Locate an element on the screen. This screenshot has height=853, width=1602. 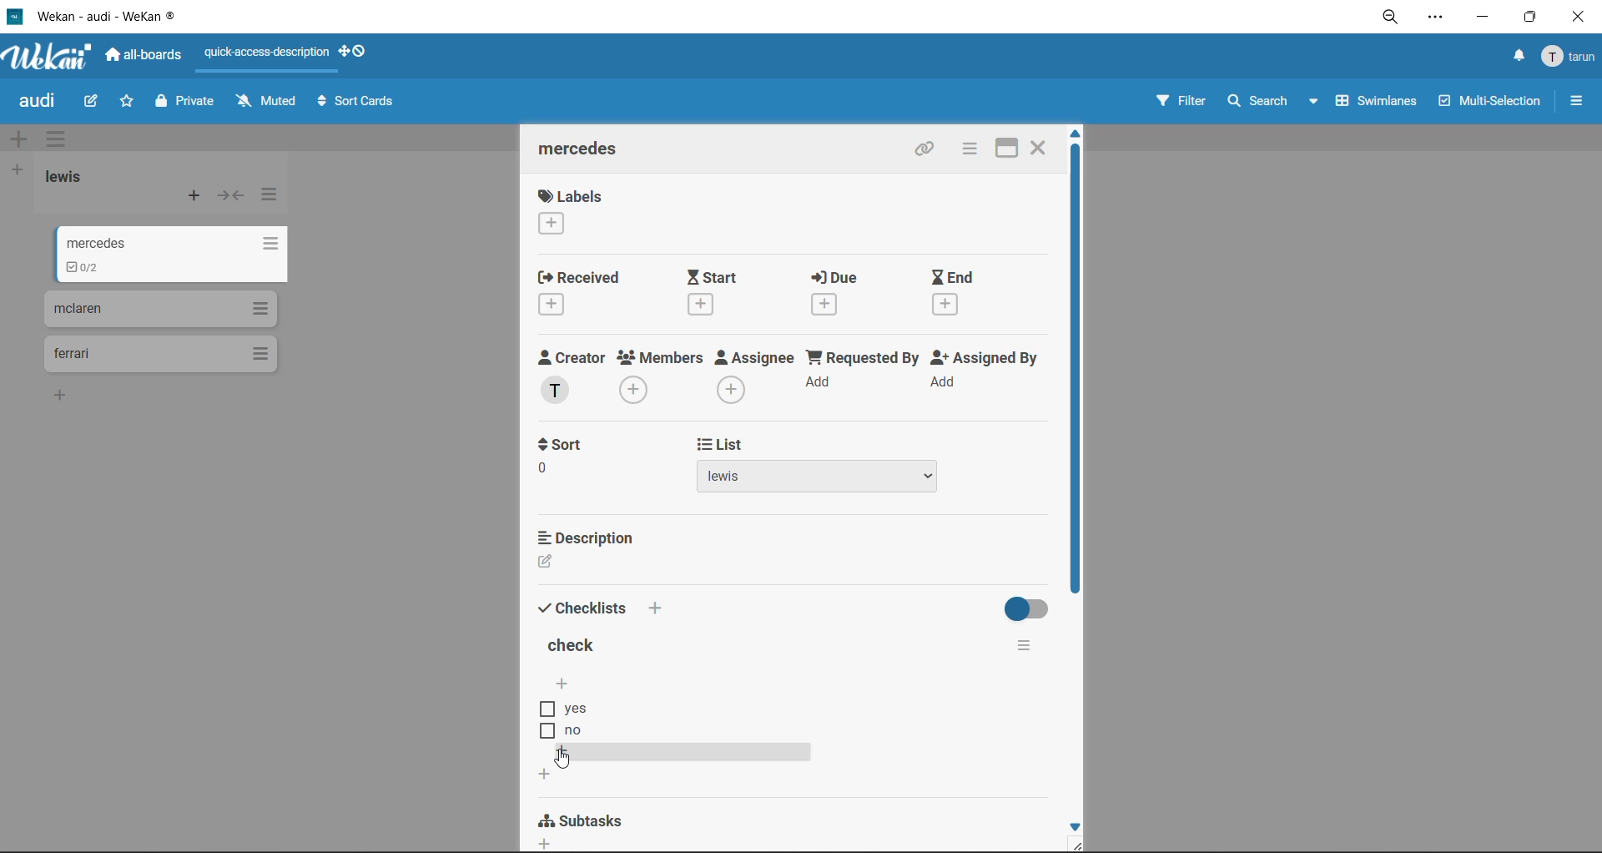
maximize is located at coordinates (1004, 150).